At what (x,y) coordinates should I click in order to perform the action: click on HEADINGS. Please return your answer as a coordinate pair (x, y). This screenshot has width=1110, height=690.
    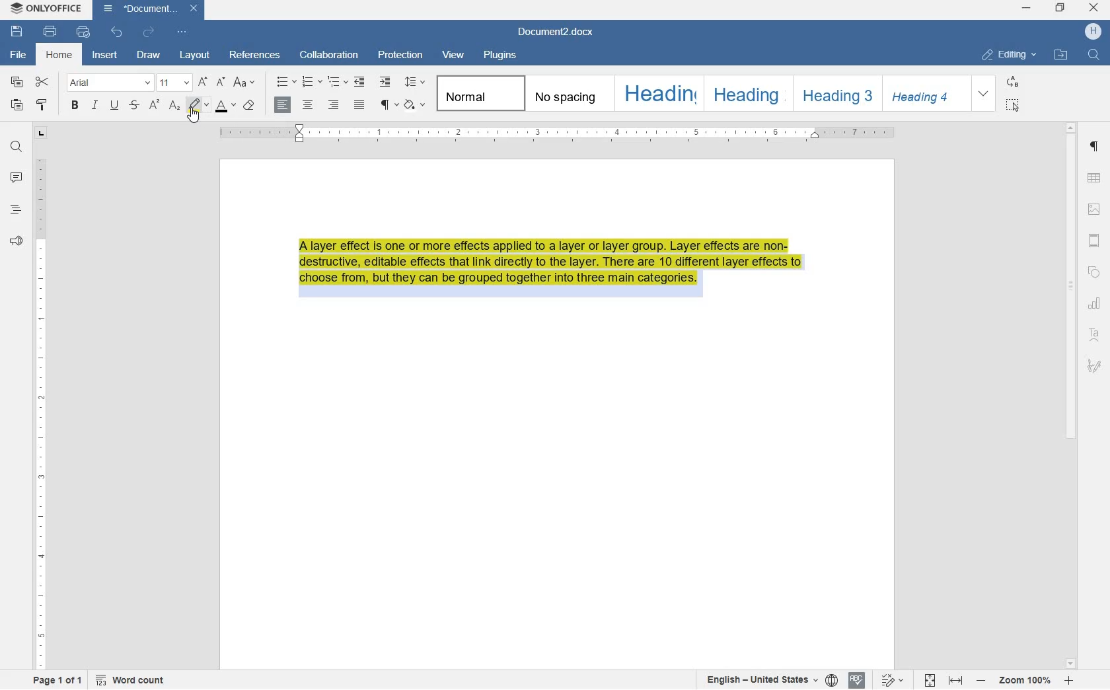
    Looking at the image, I should click on (14, 210).